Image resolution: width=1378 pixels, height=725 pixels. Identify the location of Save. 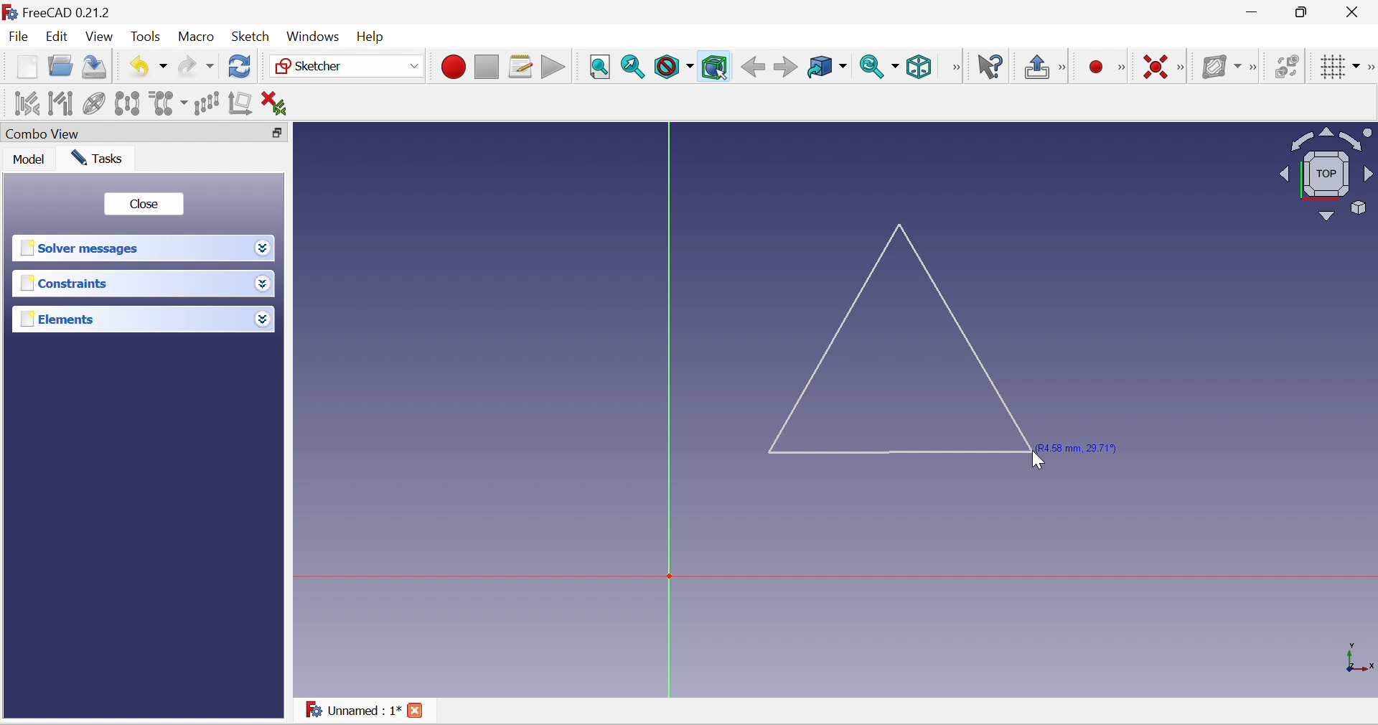
(97, 67).